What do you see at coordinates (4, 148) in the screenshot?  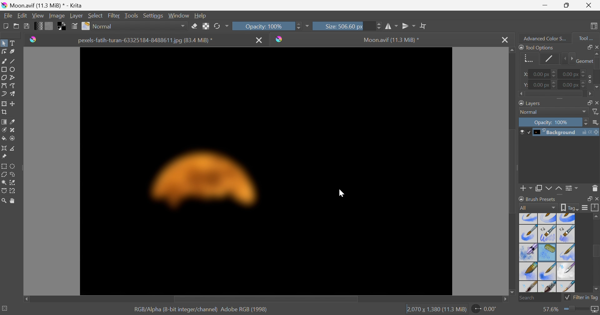 I see `Assistant tool` at bounding box center [4, 148].